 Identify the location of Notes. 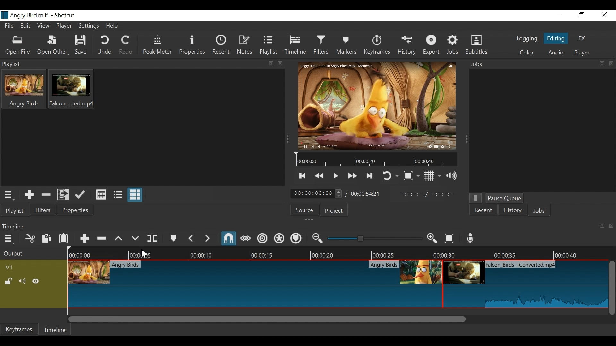
(245, 45).